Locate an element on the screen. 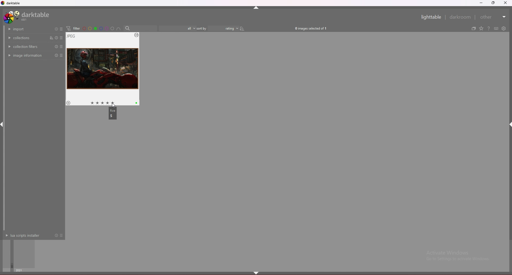 The image size is (512, 275). create grouped images is located at coordinates (472, 28).